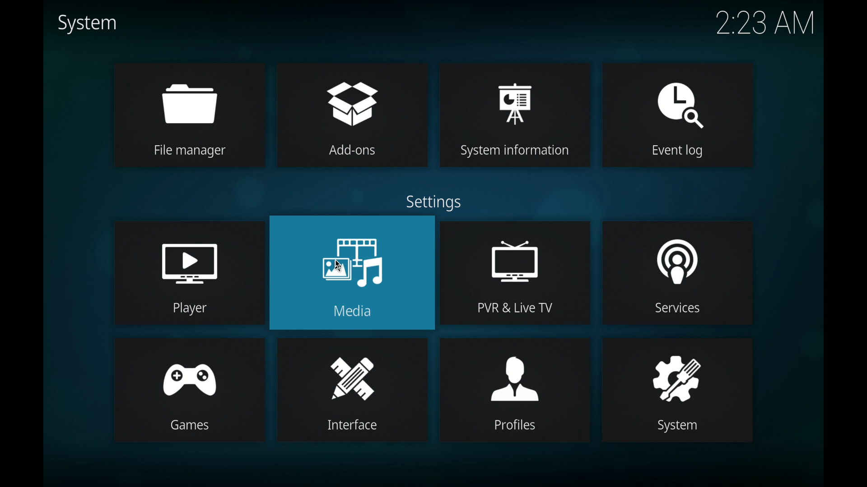  I want to click on Profiles, so click(517, 427).